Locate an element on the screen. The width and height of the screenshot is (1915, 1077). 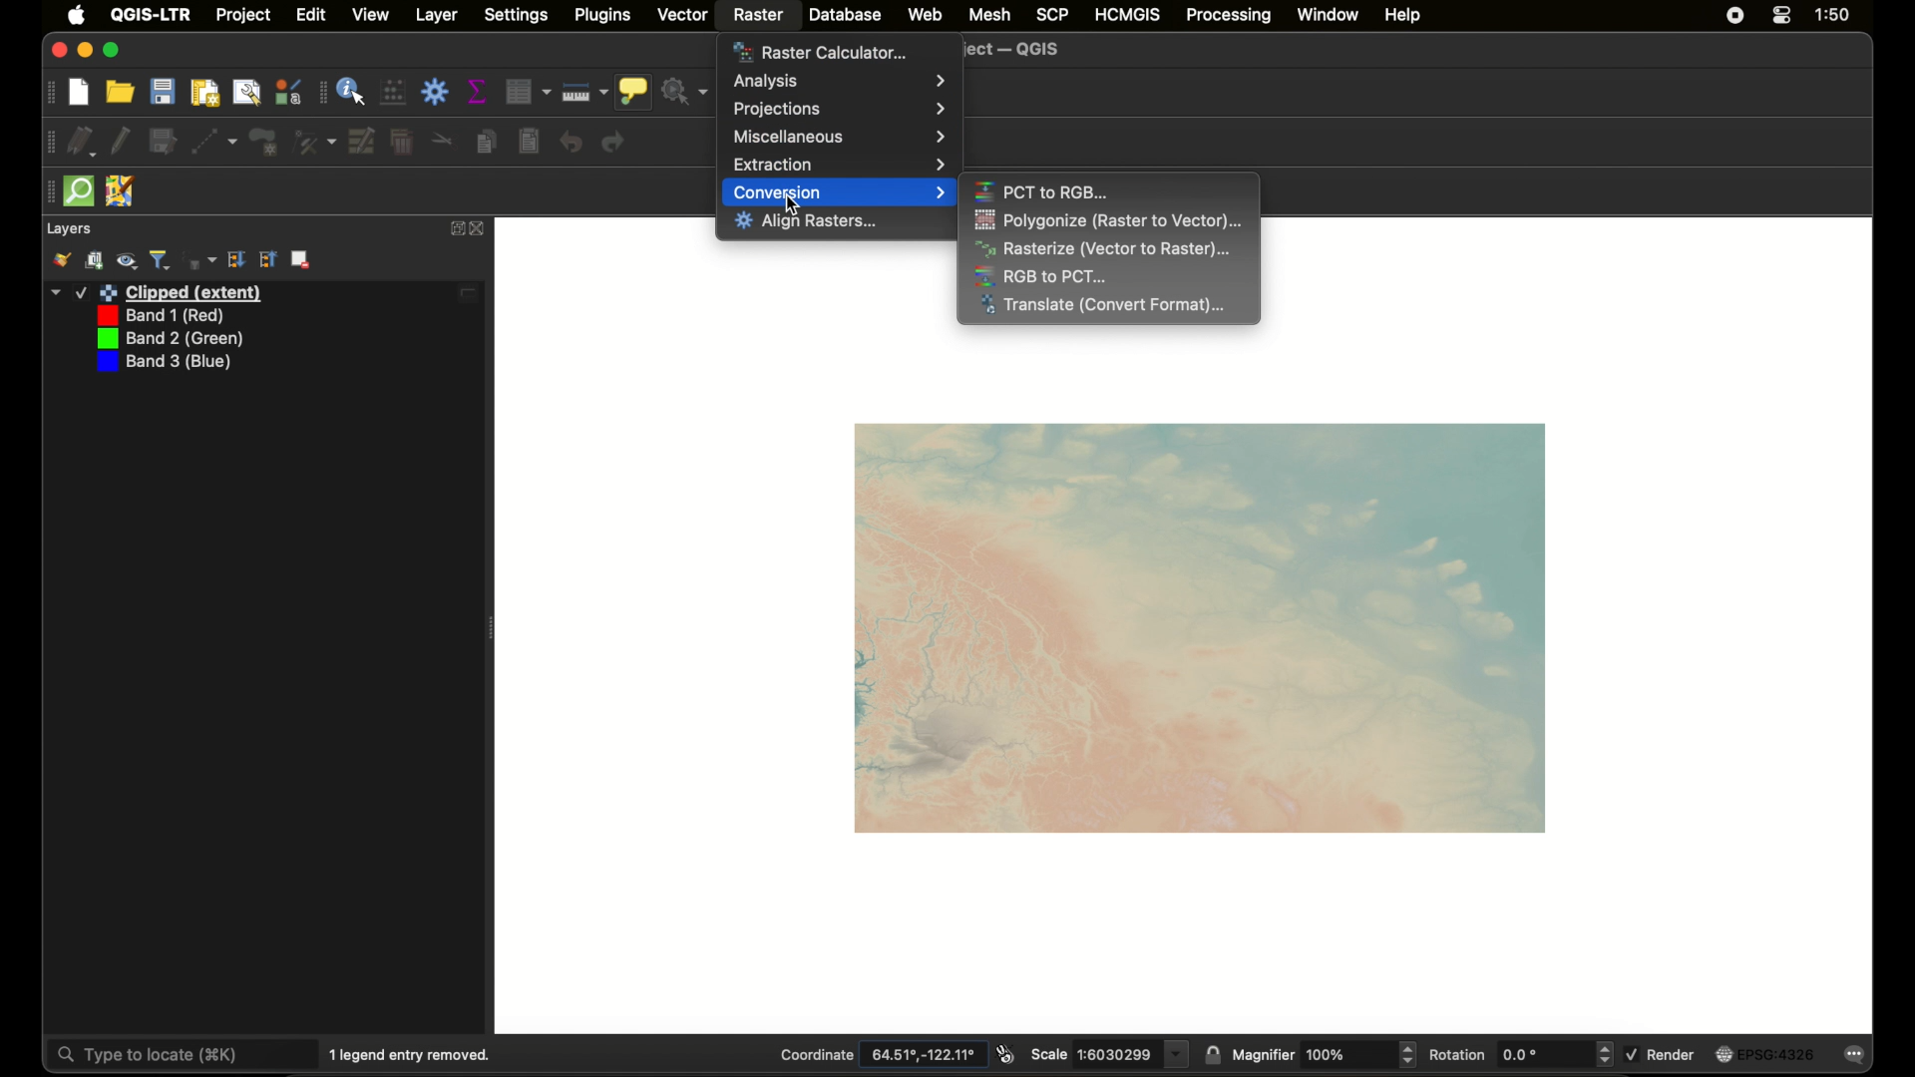
show layout manager is located at coordinates (247, 94).